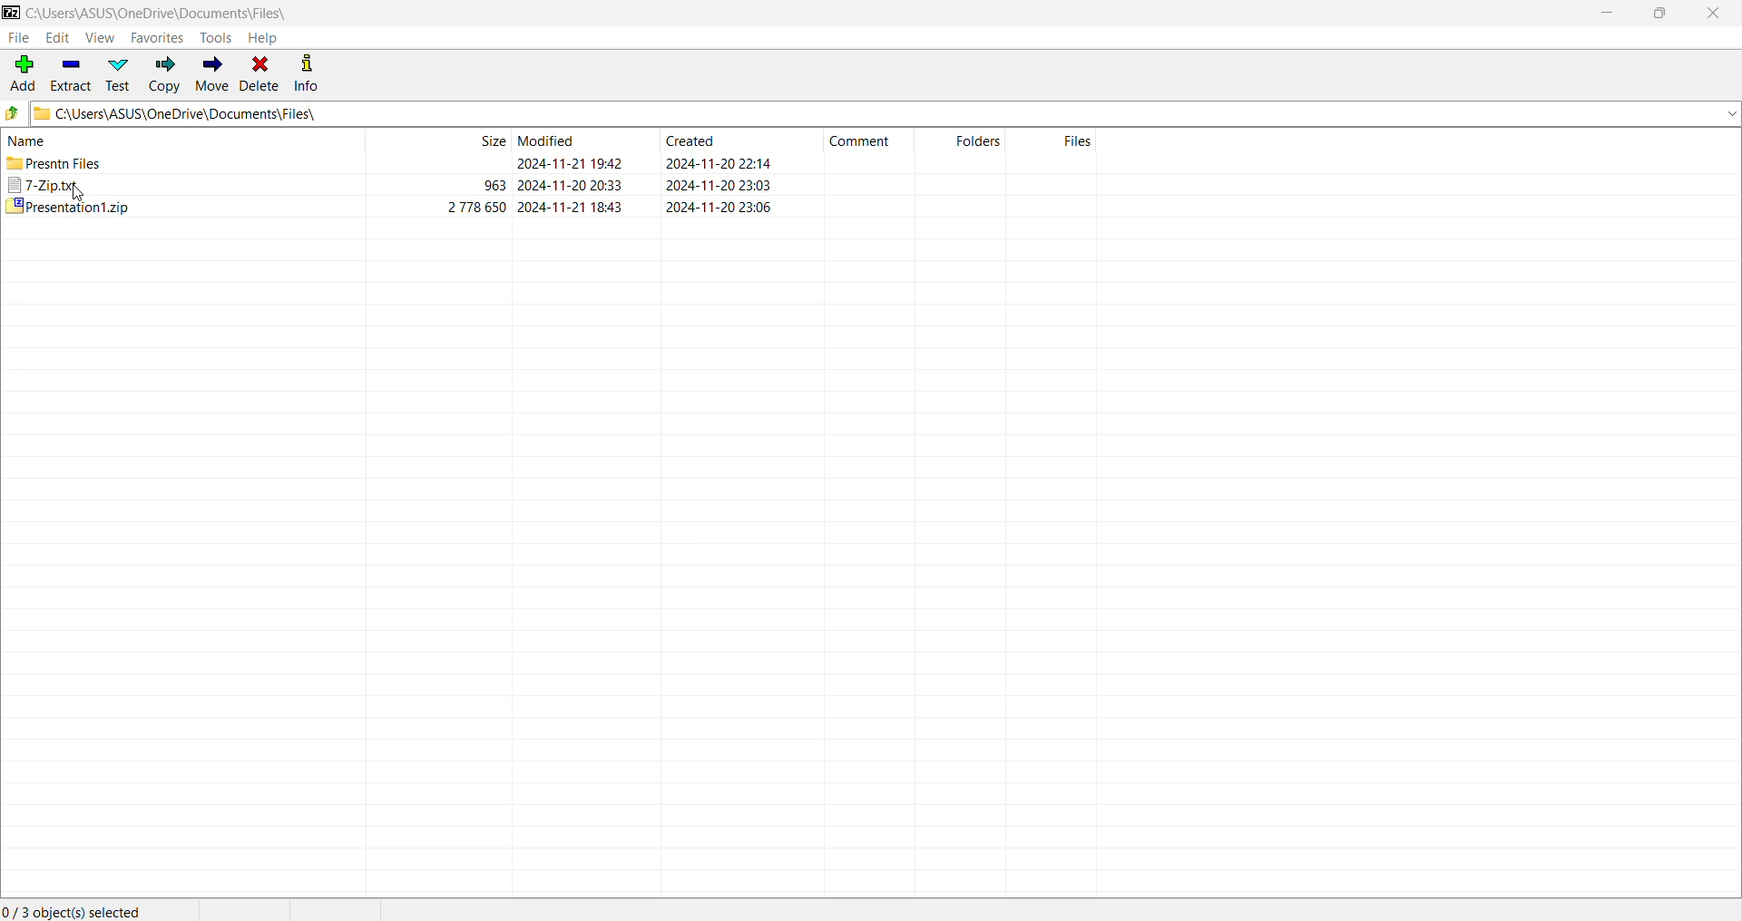 The width and height of the screenshot is (1742, 921). I want to click on presntn files, so click(54, 162).